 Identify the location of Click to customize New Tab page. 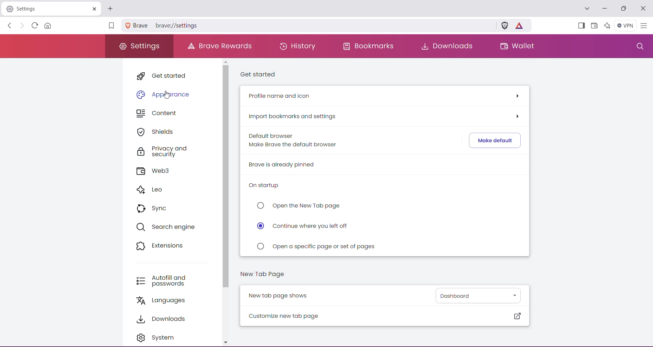
(517, 316).